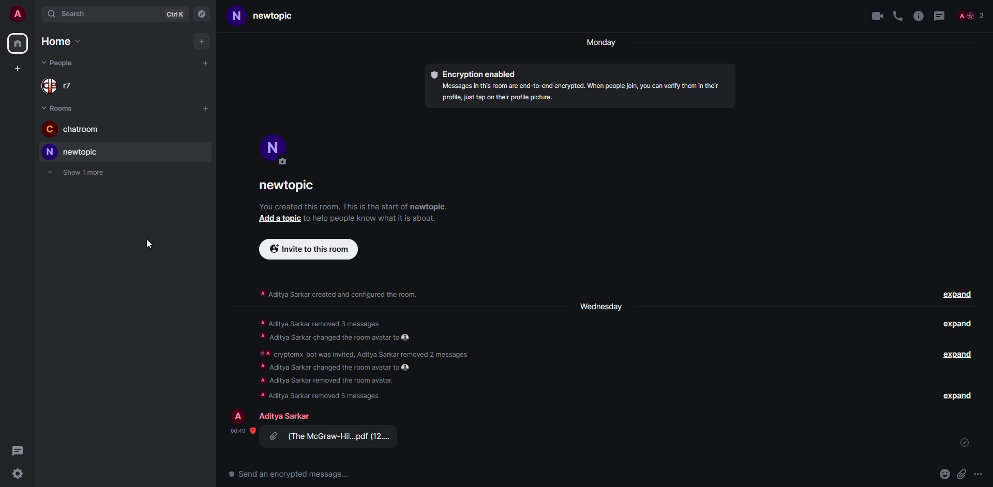  What do you see at coordinates (309, 250) in the screenshot?
I see `invite to this room` at bounding box center [309, 250].